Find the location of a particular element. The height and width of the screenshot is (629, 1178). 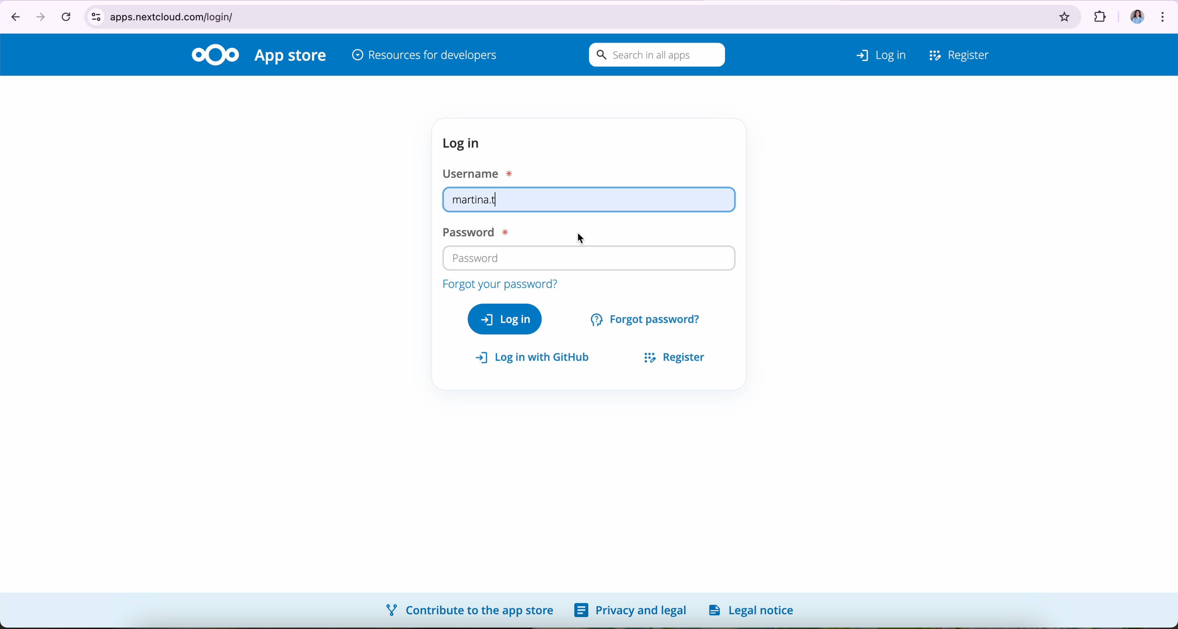

martina.t is located at coordinates (589, 199).